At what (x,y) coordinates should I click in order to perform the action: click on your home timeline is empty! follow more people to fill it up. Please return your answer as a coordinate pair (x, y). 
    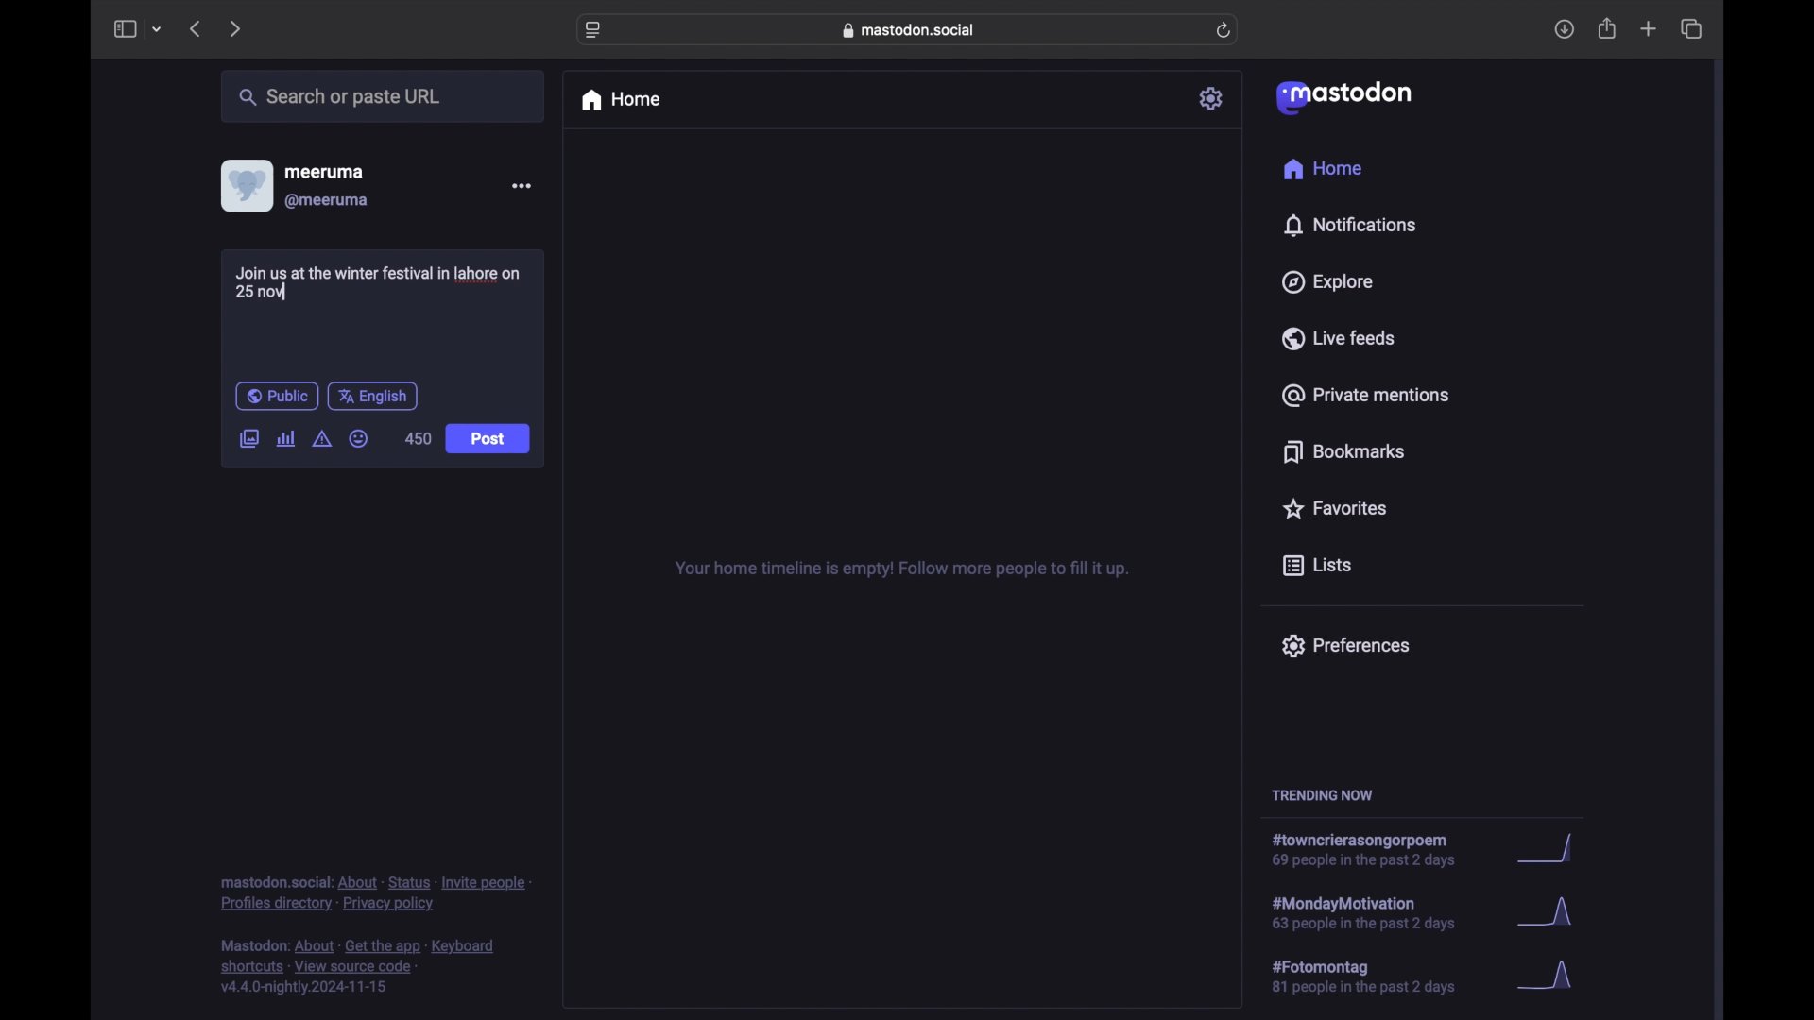
    Looking at the image, I should click on (901, 569).